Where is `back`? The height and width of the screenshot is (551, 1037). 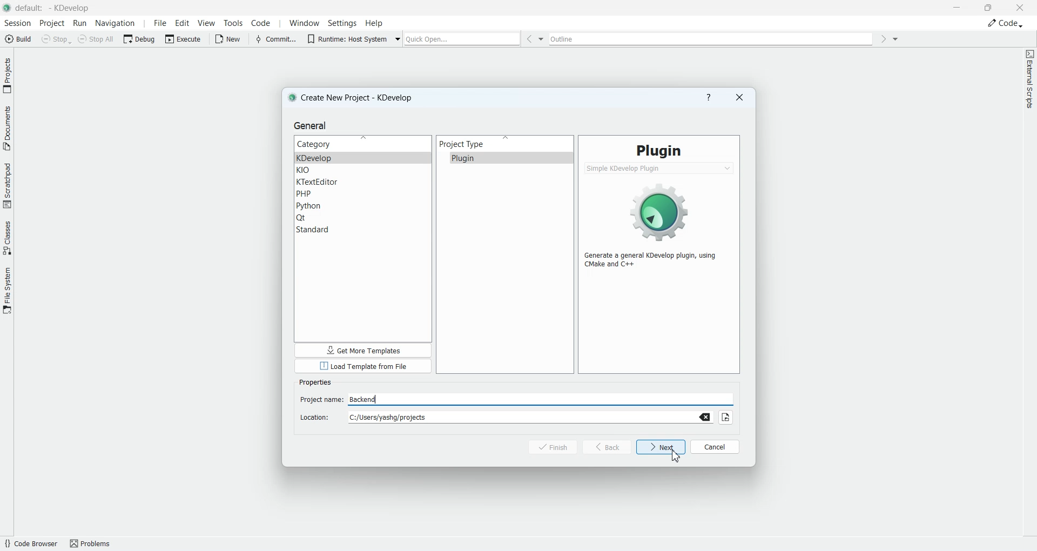
back is located at coordinates (607, 447).